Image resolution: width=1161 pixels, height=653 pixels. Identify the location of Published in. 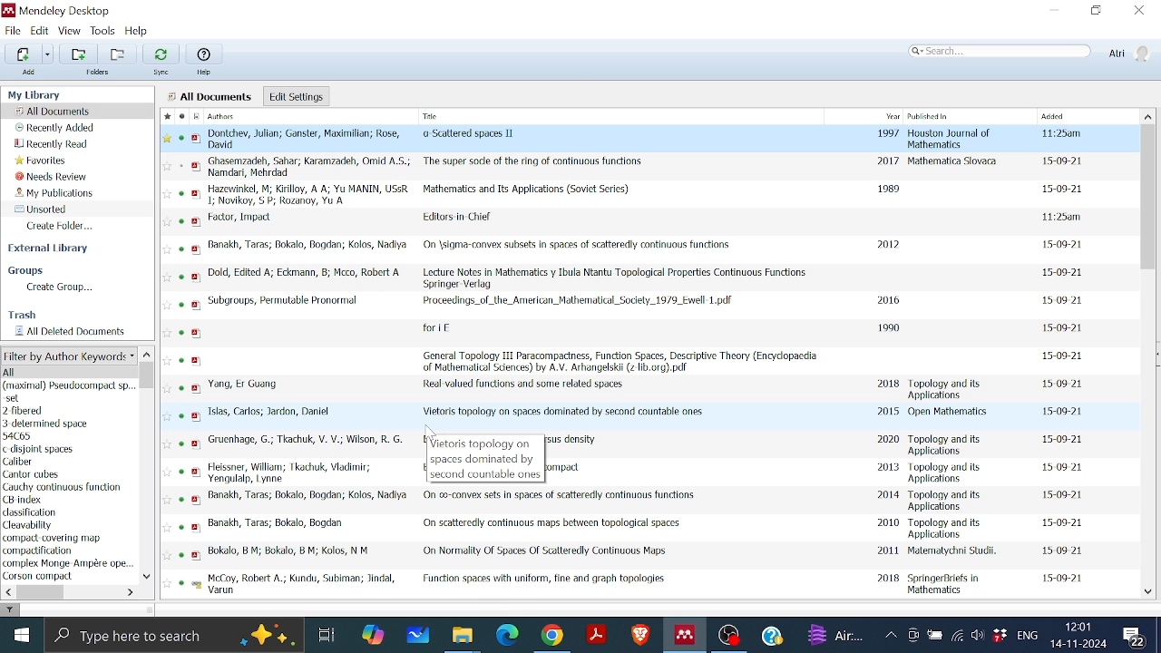
(947, 139).